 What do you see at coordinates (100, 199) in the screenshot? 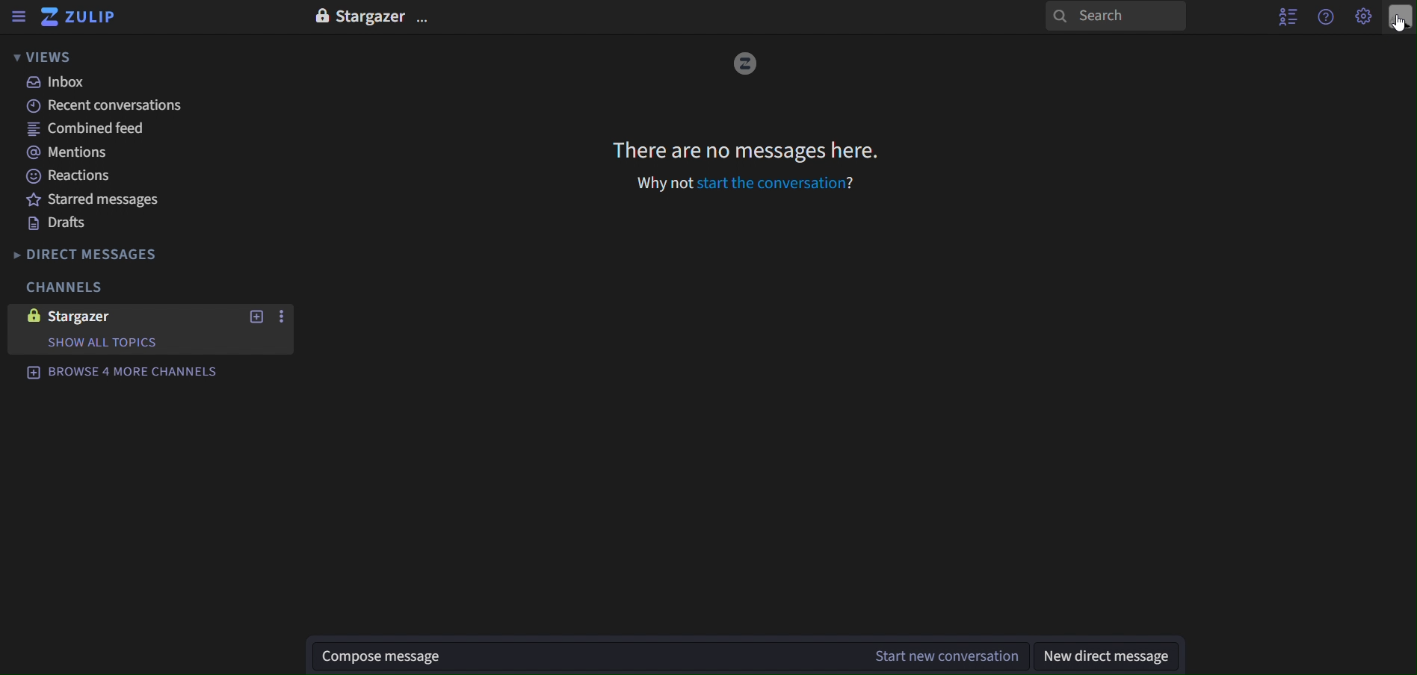
I see `starred messages` at bounding box center [100, 199].